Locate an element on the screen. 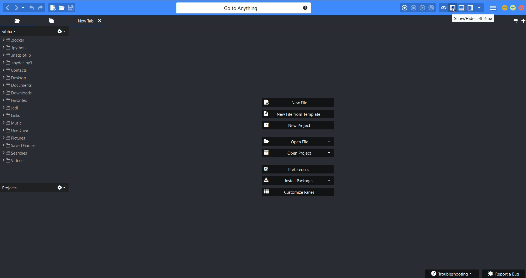 Image resolution: width=526 pixels, height=278 pixels. .ipython is located at coordinates (14, 48).